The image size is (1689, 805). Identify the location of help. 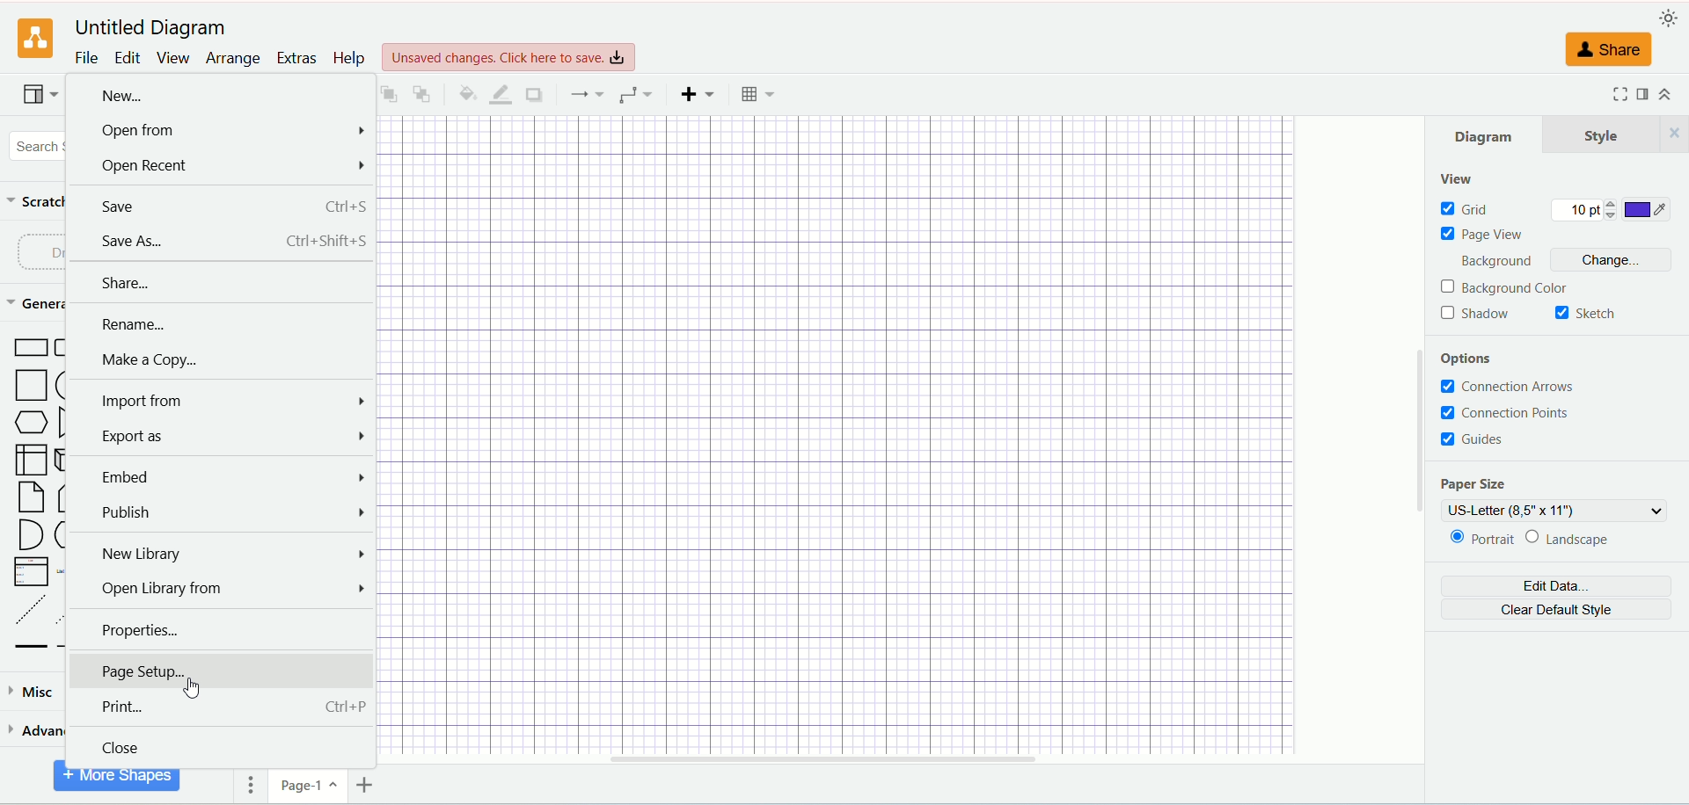
(349, 58).